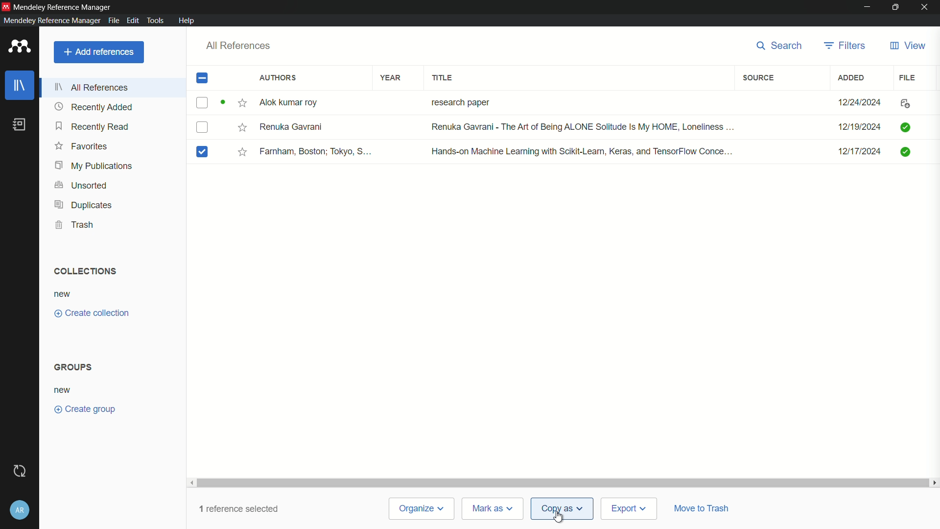  I want to click on close app, so click(925, 6).